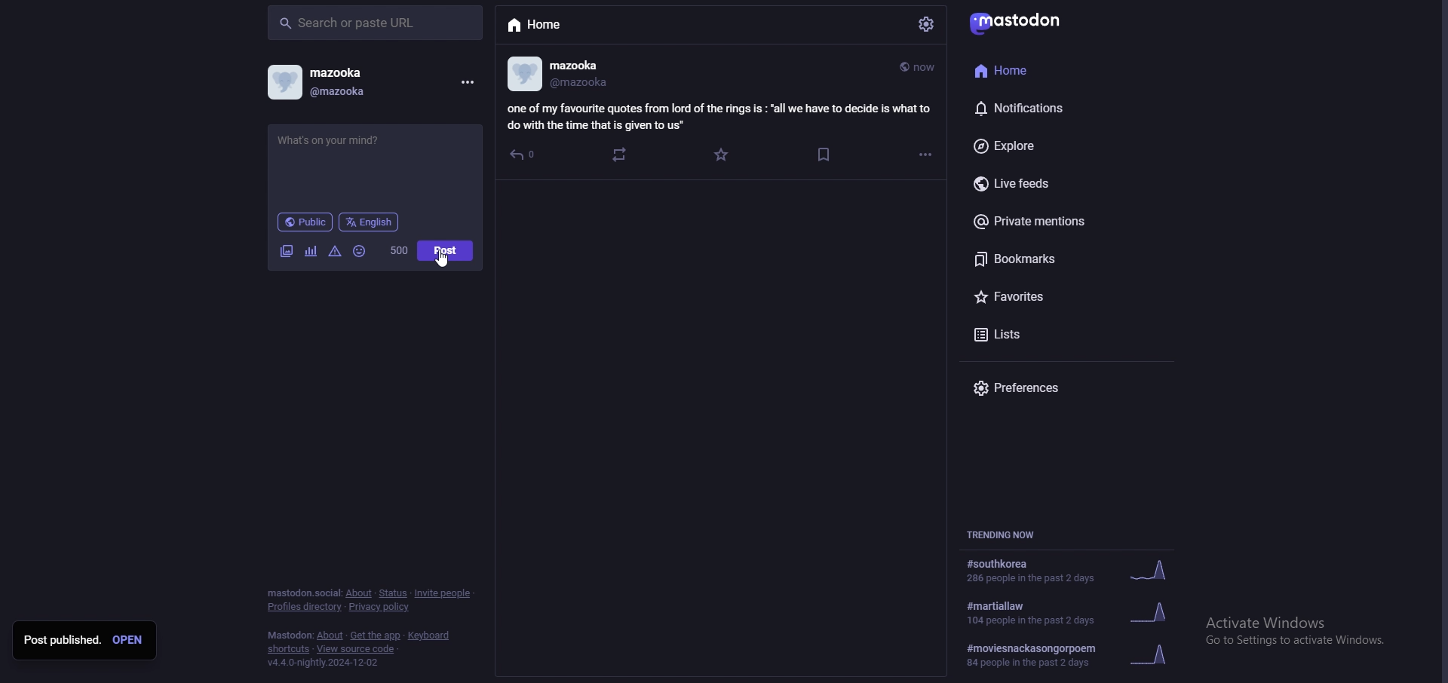  I want to click on about, so click(359, 593).